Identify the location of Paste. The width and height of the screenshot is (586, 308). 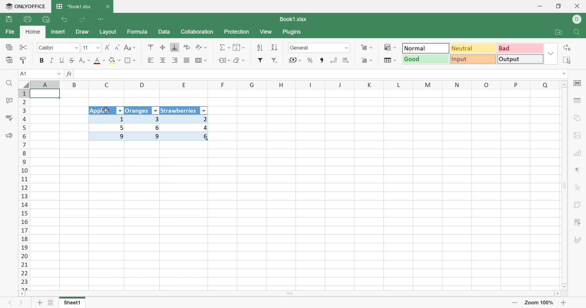
(9, 60).